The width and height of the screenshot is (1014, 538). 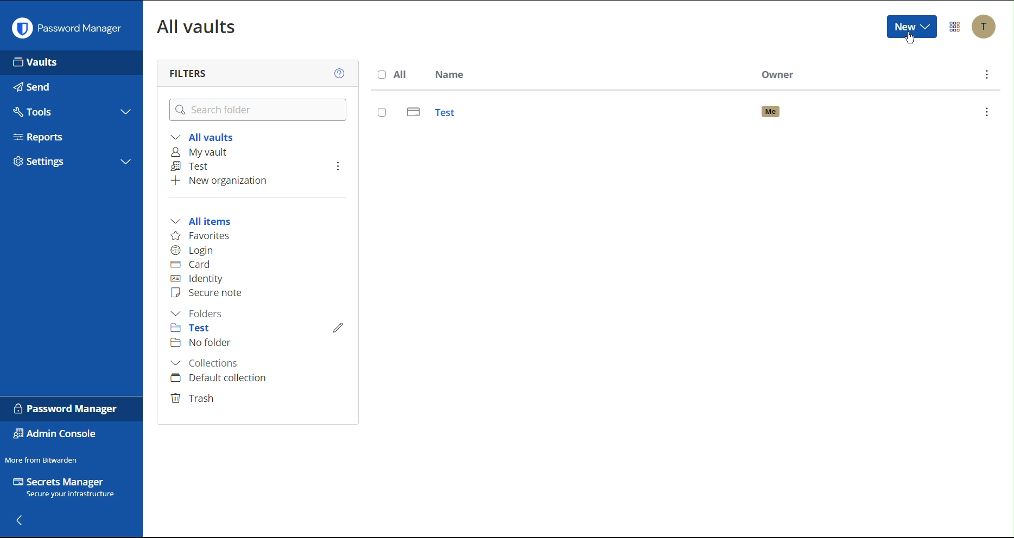 What do you see at coordinates (198, 279) in the screenshot?
I see `Identity` at bounding box center [198, 279].